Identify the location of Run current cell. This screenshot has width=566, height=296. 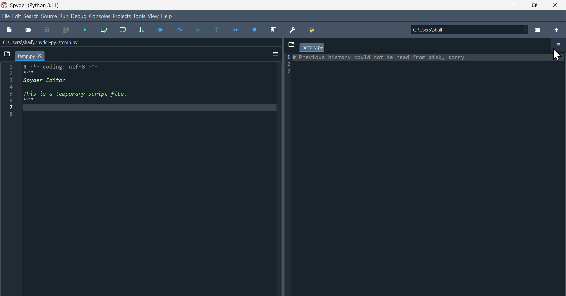
(182, 30).